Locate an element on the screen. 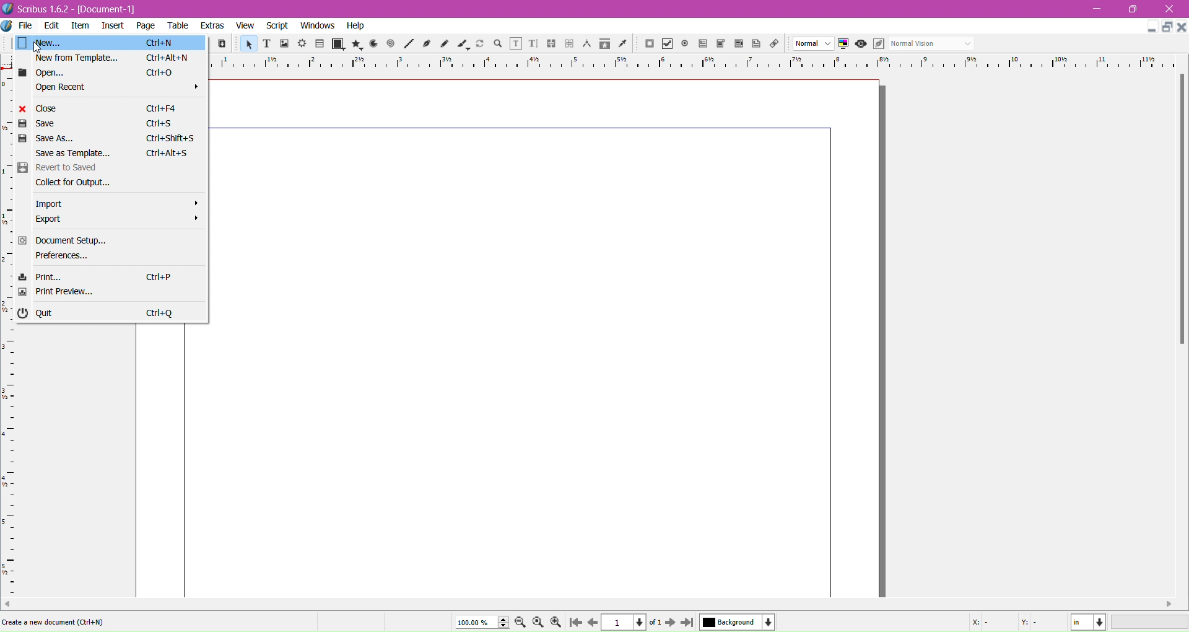  icon is located at coordinates (373, 44).